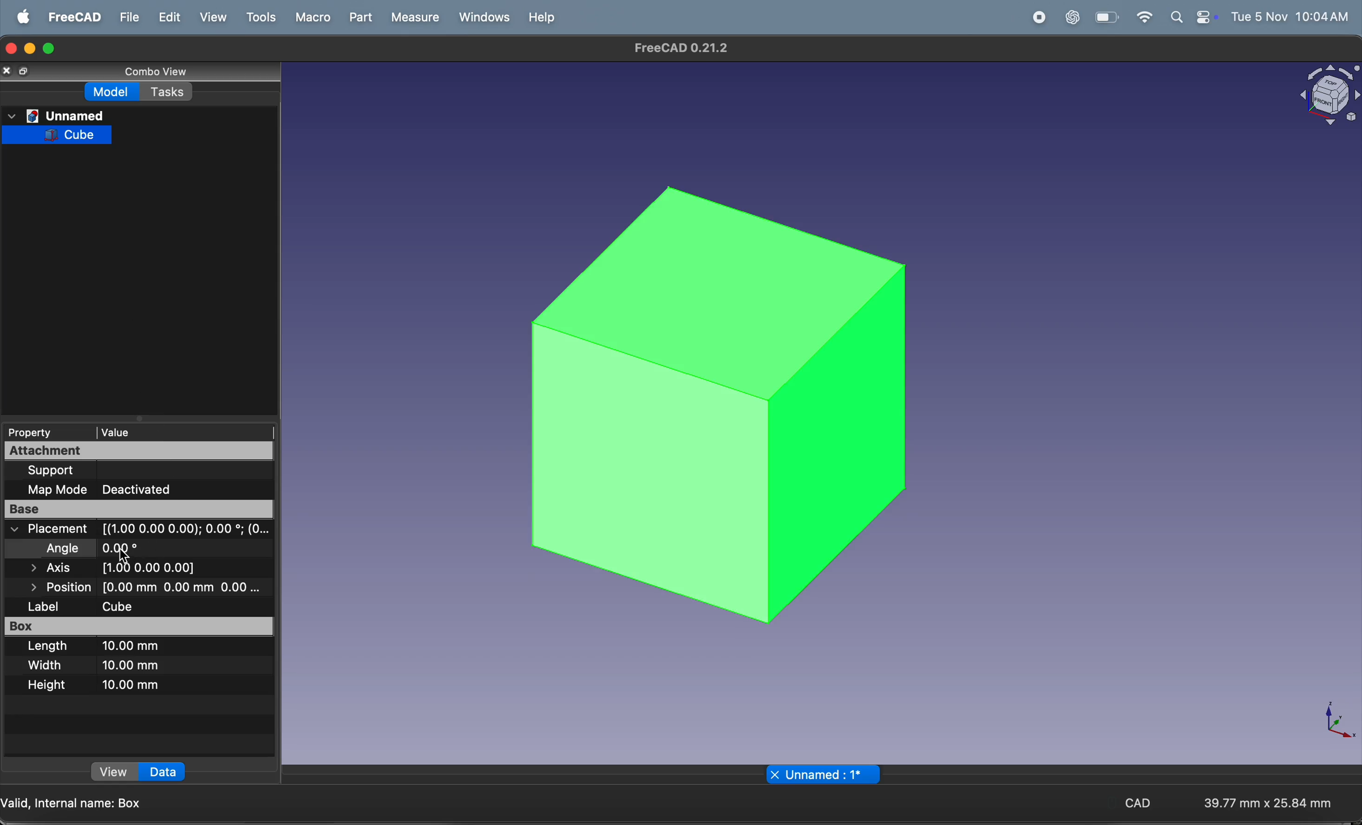  Describe the element at coordinates (171, 490) in the screenshot. I see `deactivate` at that location.